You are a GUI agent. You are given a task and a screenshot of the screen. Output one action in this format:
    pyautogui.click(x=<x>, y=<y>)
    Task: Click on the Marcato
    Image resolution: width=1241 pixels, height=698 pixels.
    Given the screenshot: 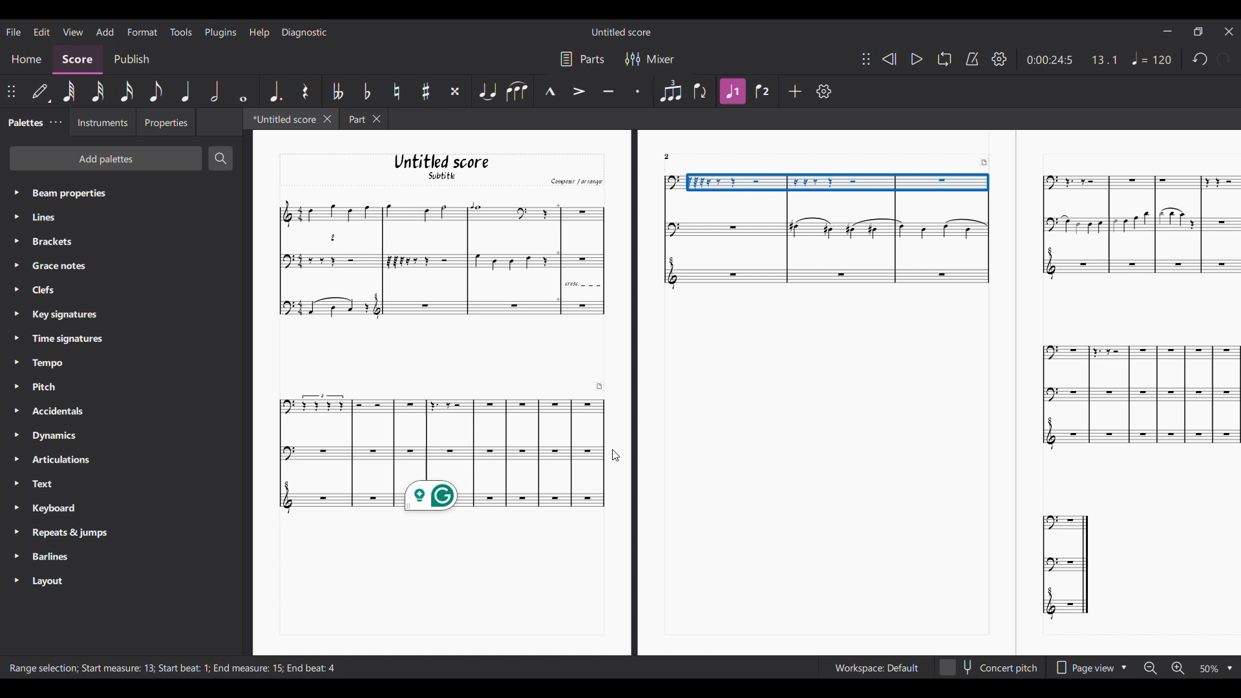 What is the action you would take?
    pyautogui.click(x=549, y=92)
    